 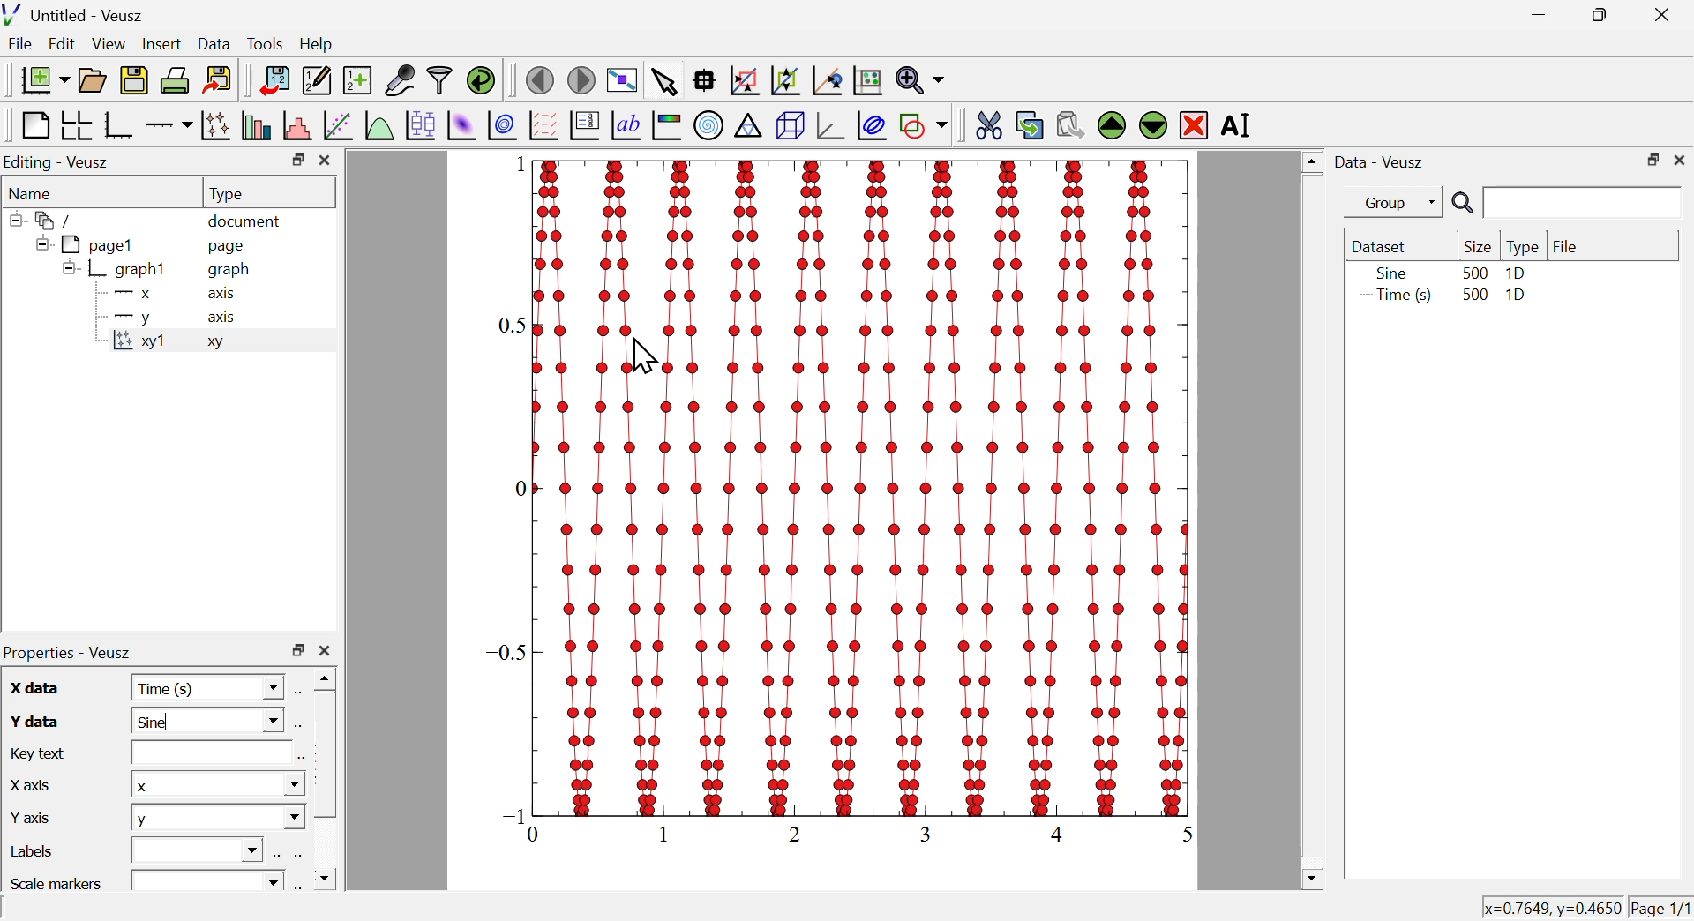 I want to click on add an axis to the plot, so click(x=169, y=125).